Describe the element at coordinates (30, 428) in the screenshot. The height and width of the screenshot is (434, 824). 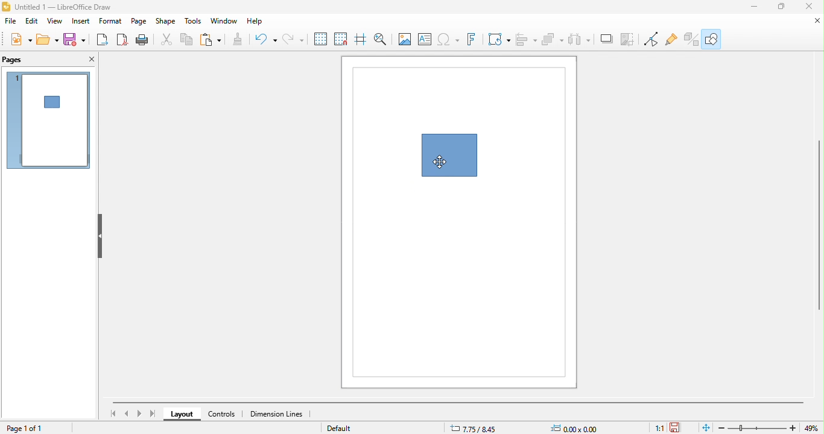
I see `page 1 of 1` at that location.